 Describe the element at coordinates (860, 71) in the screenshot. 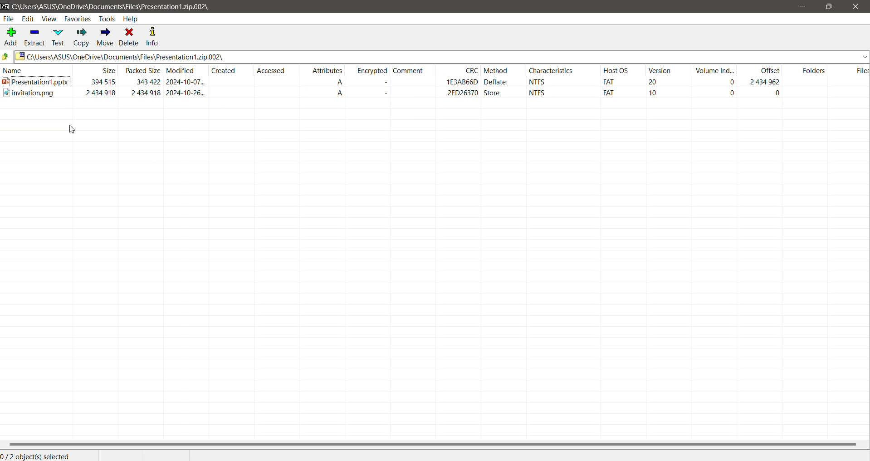

I see `File` at that location.